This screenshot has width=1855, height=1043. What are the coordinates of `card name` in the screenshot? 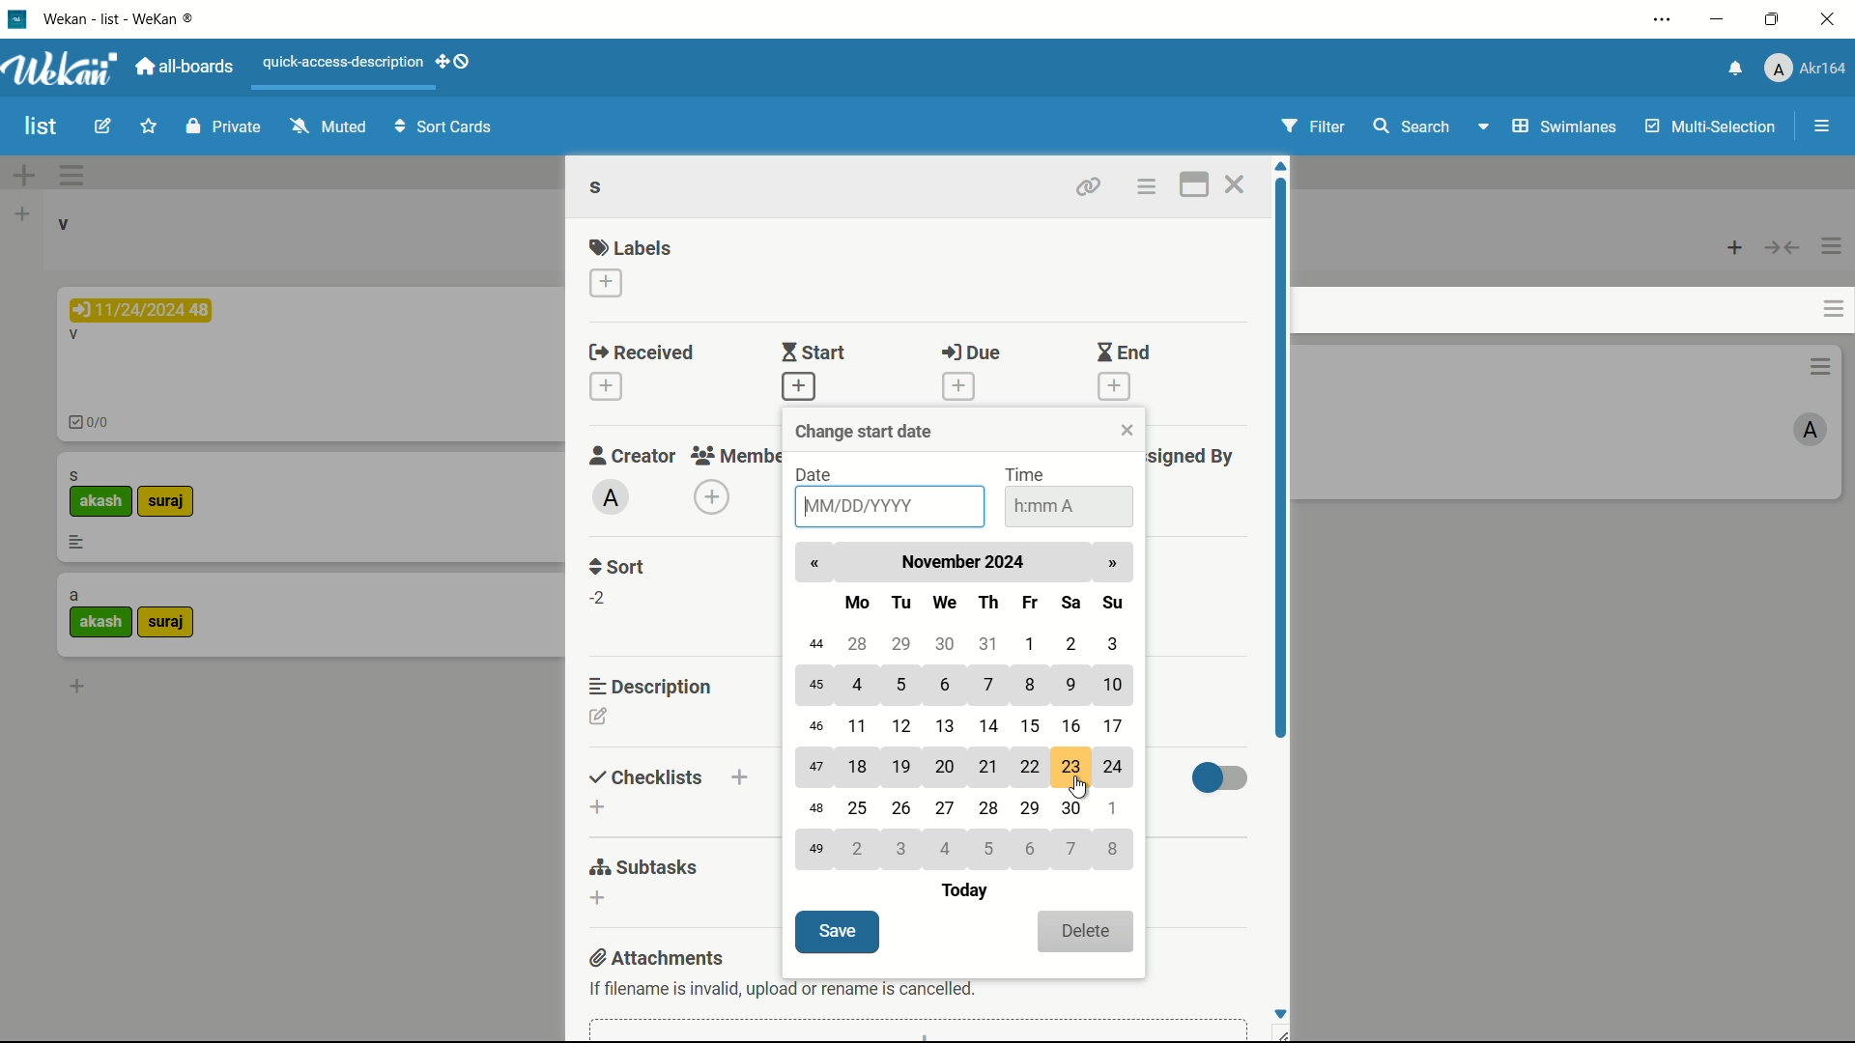 It's located at (74, 475).